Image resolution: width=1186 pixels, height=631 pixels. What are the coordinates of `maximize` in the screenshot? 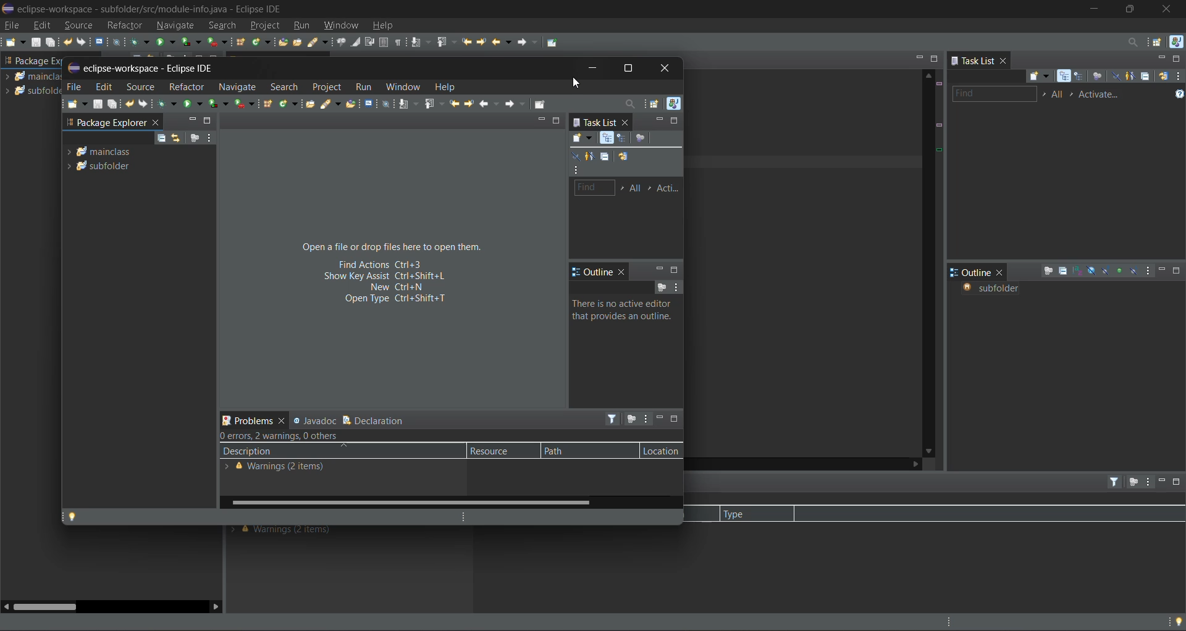 It's located at (936, 60).